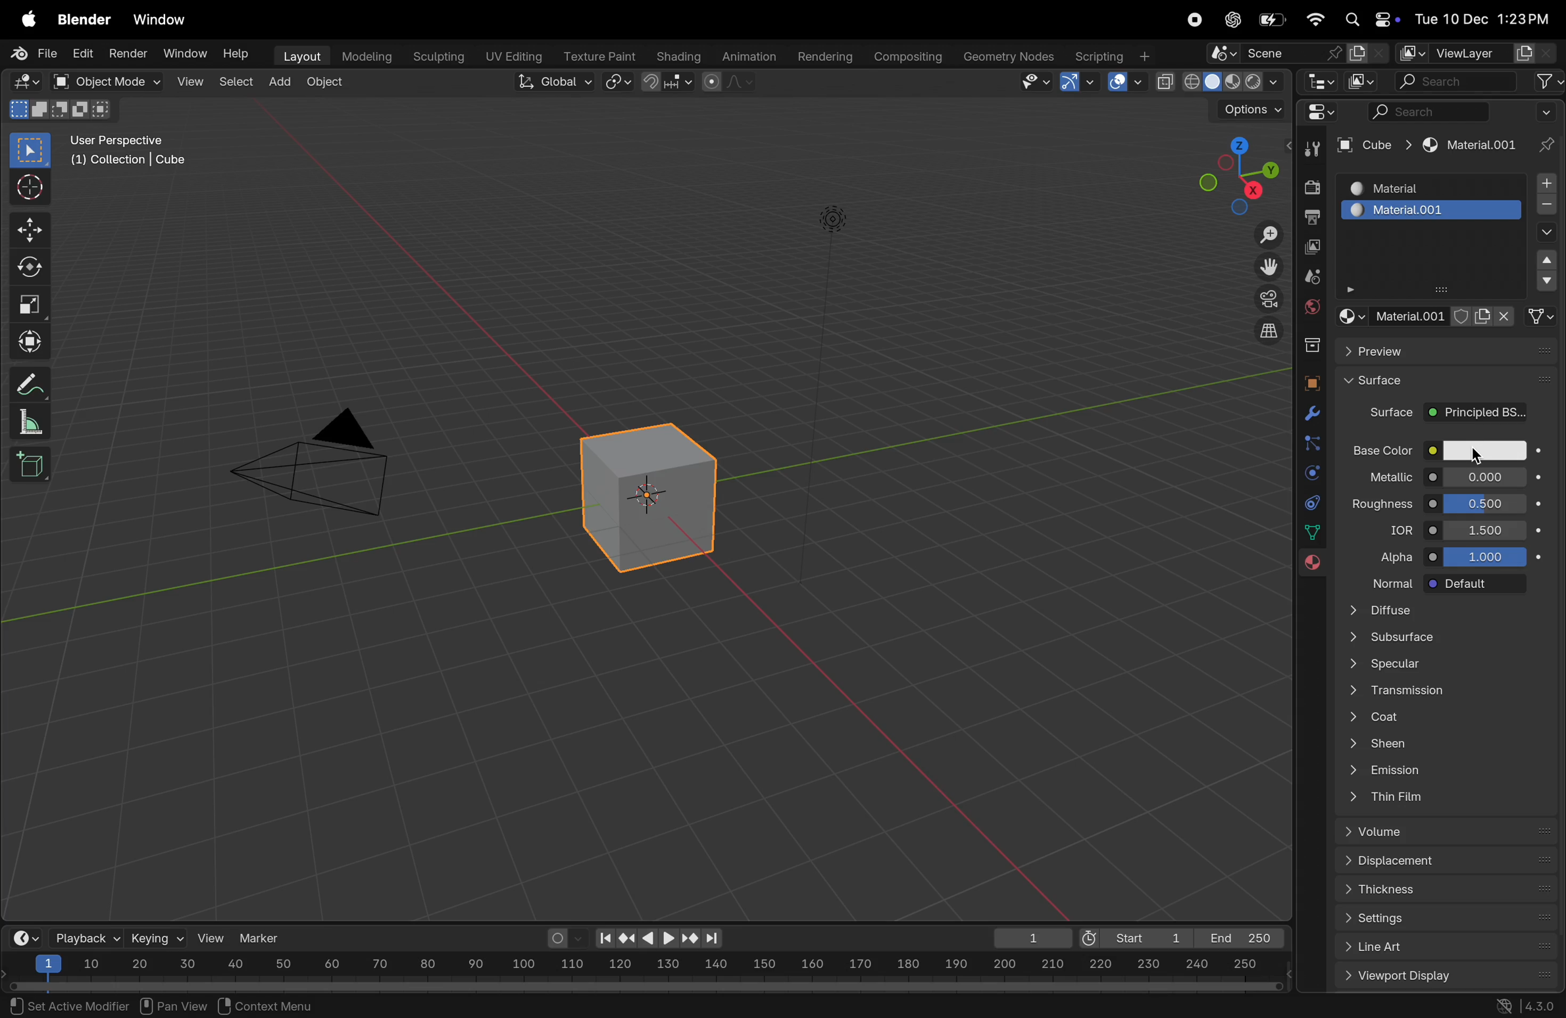 Image resolution: width=1566 pixels, height=1018 pixels. What do you see at coordinates (1543, 184) in the screenshot?
I see `add material` at bounding box center [1543, 184].